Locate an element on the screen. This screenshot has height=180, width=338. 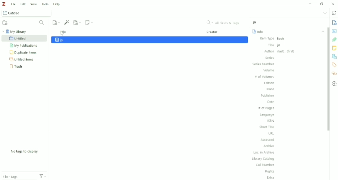
Related is located at coordinates (334, 73).